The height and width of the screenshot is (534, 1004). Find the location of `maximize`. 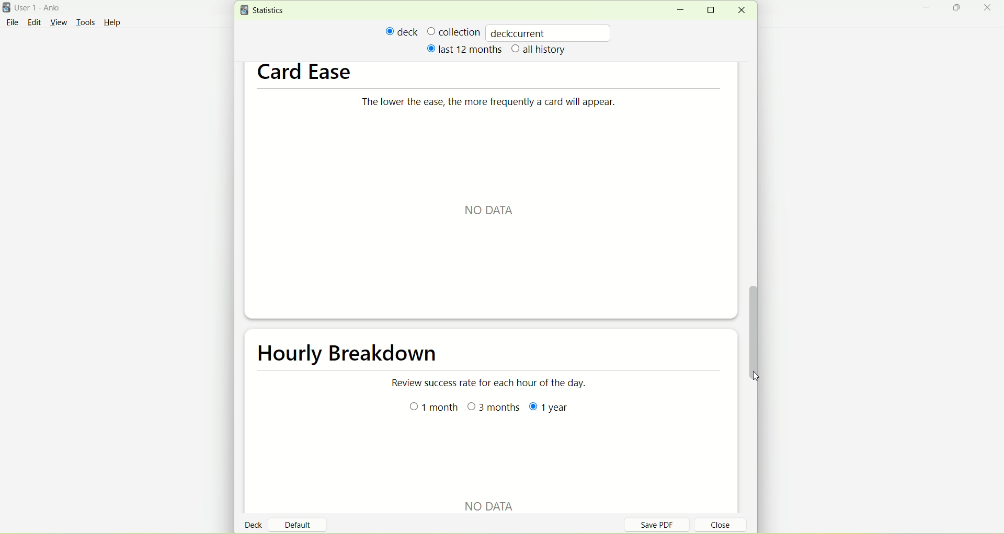

maximize is located at coordinates (958, 9).